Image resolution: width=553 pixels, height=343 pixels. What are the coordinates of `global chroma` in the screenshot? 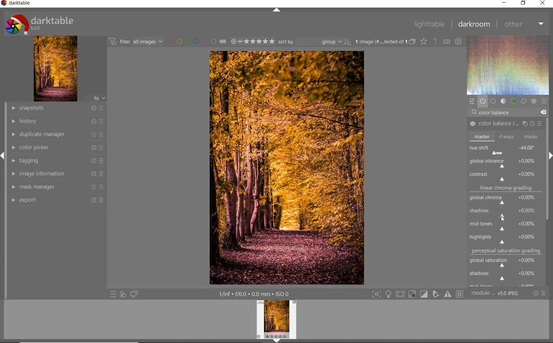 It's located at (506, 201).